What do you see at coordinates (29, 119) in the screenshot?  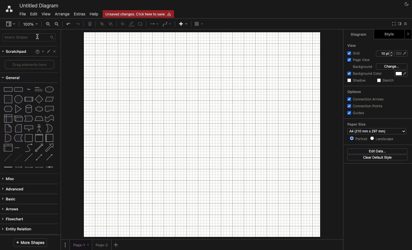 I see `shape` at bounding box center [29, 119].